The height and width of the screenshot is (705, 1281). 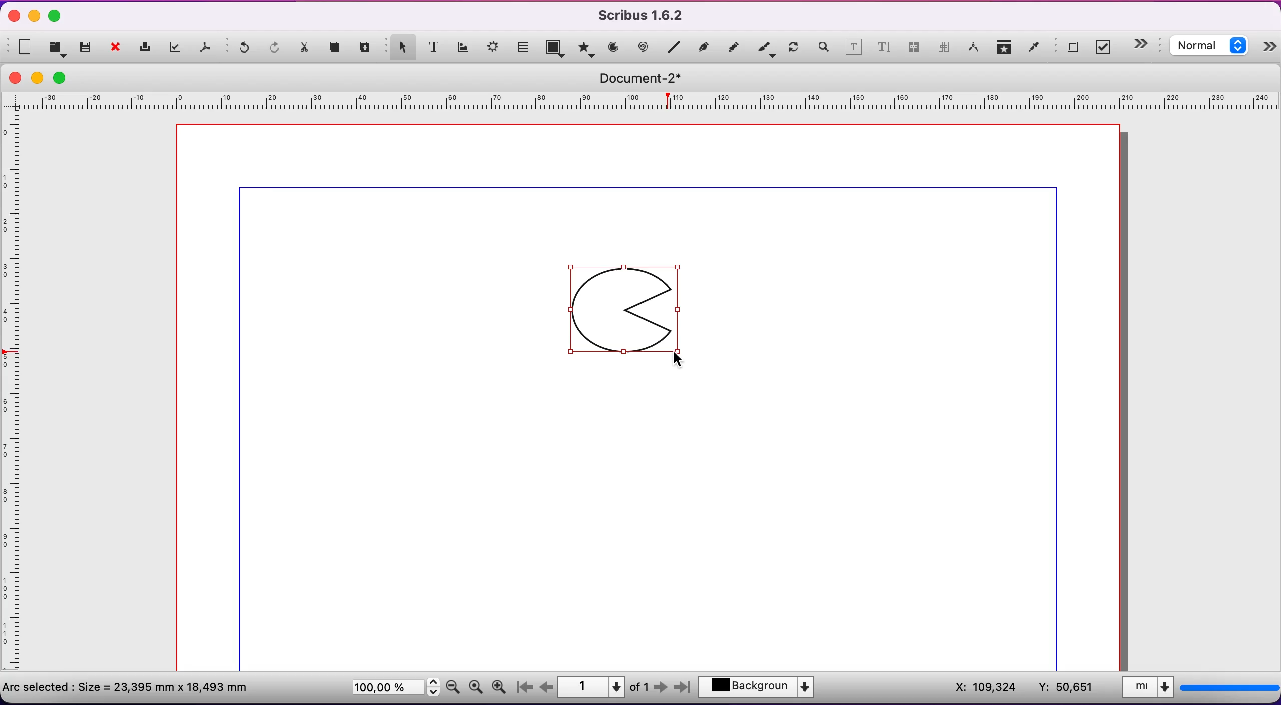 I want to click on rotate an item, so click(x=794, y=49).